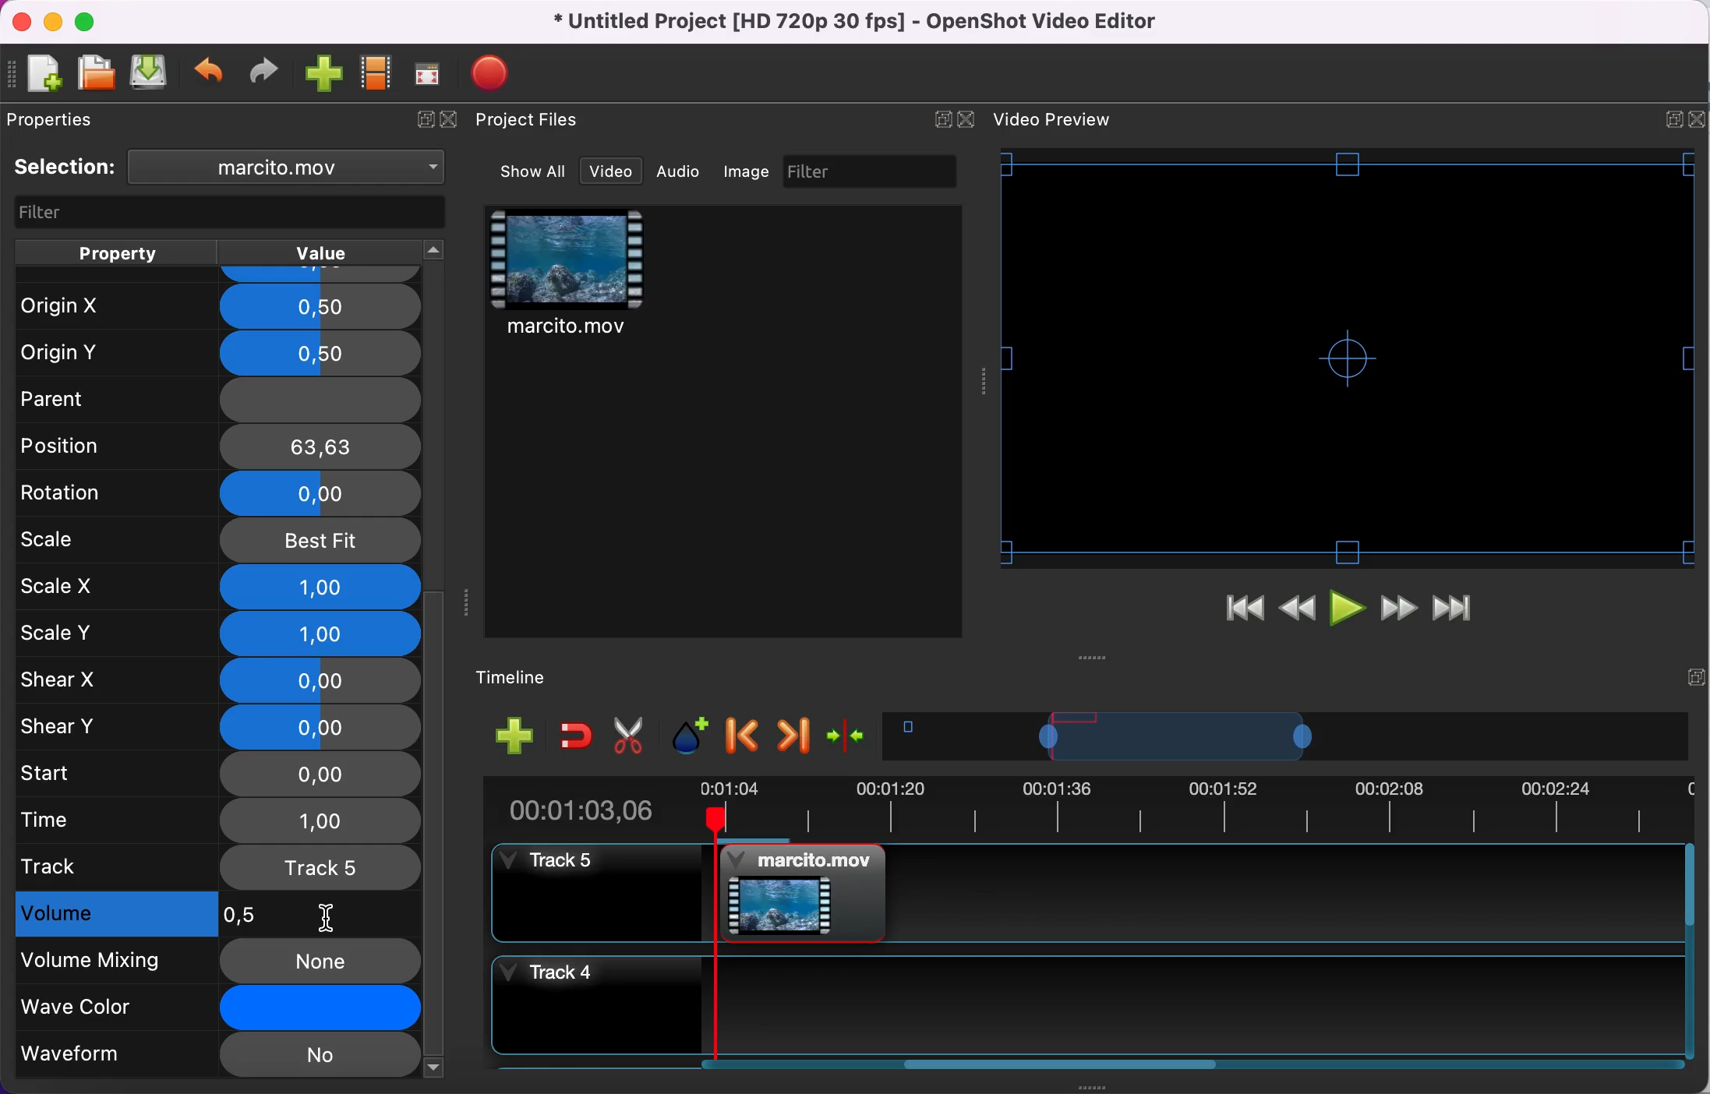 The width and height of the screenshot is (1710, 1094). Describe the element at coordinates (90, 21) in the screenshot. I see `maximize` at that location.